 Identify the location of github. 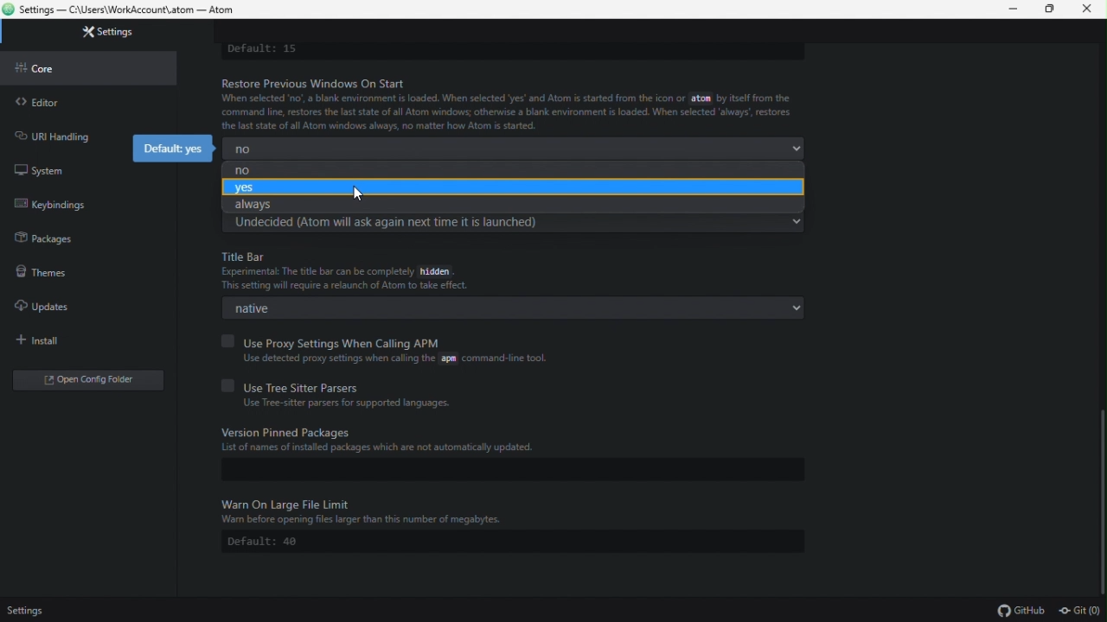
(1020, 610).